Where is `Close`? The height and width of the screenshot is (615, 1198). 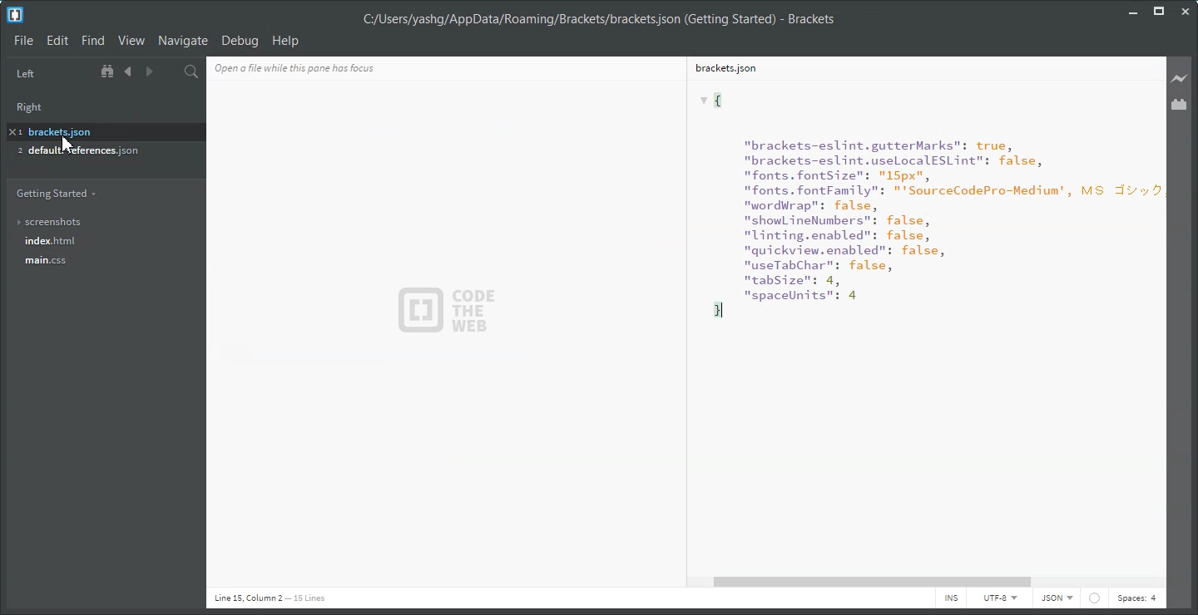 Close is located at coordinates (1185, 12).